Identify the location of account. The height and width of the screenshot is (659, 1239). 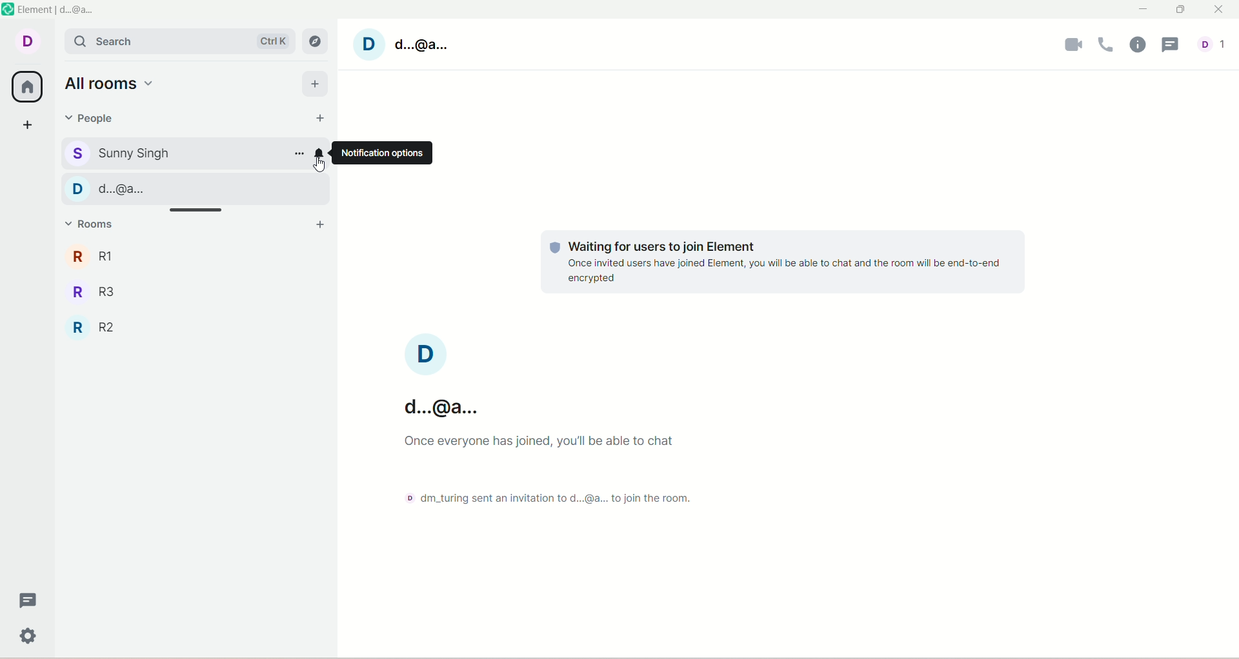
(25, 42).